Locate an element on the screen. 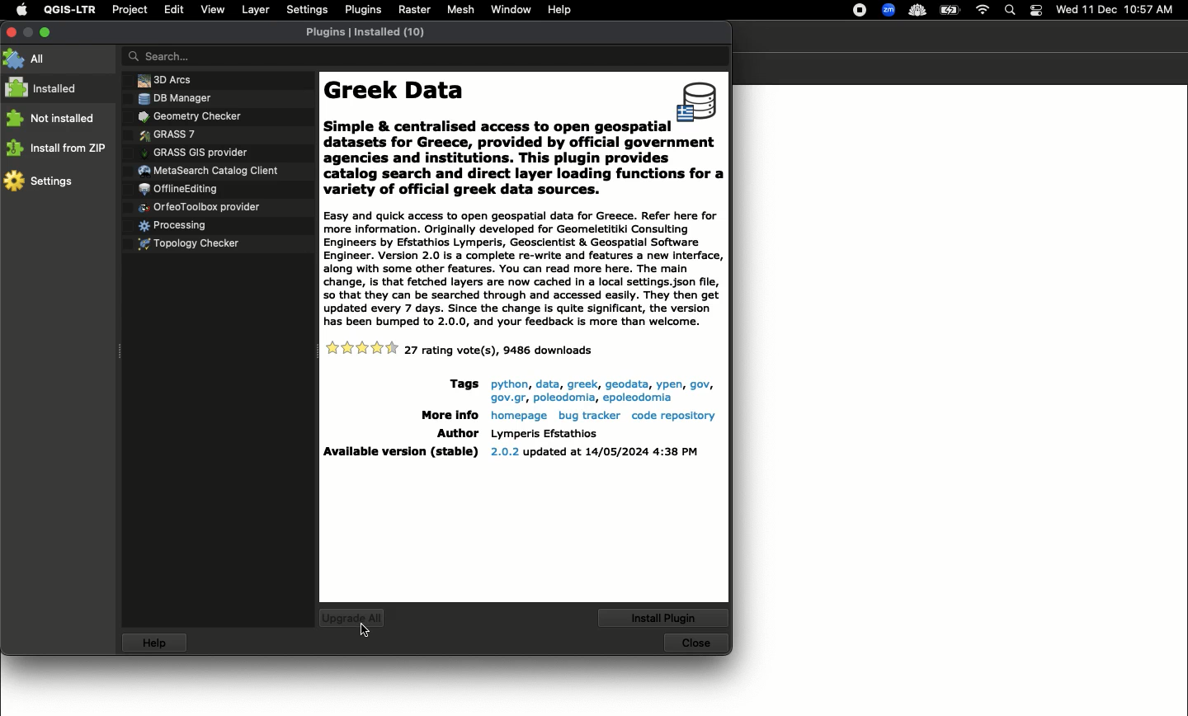  Metasearch catalog client  is located at coordinates (210, 172).